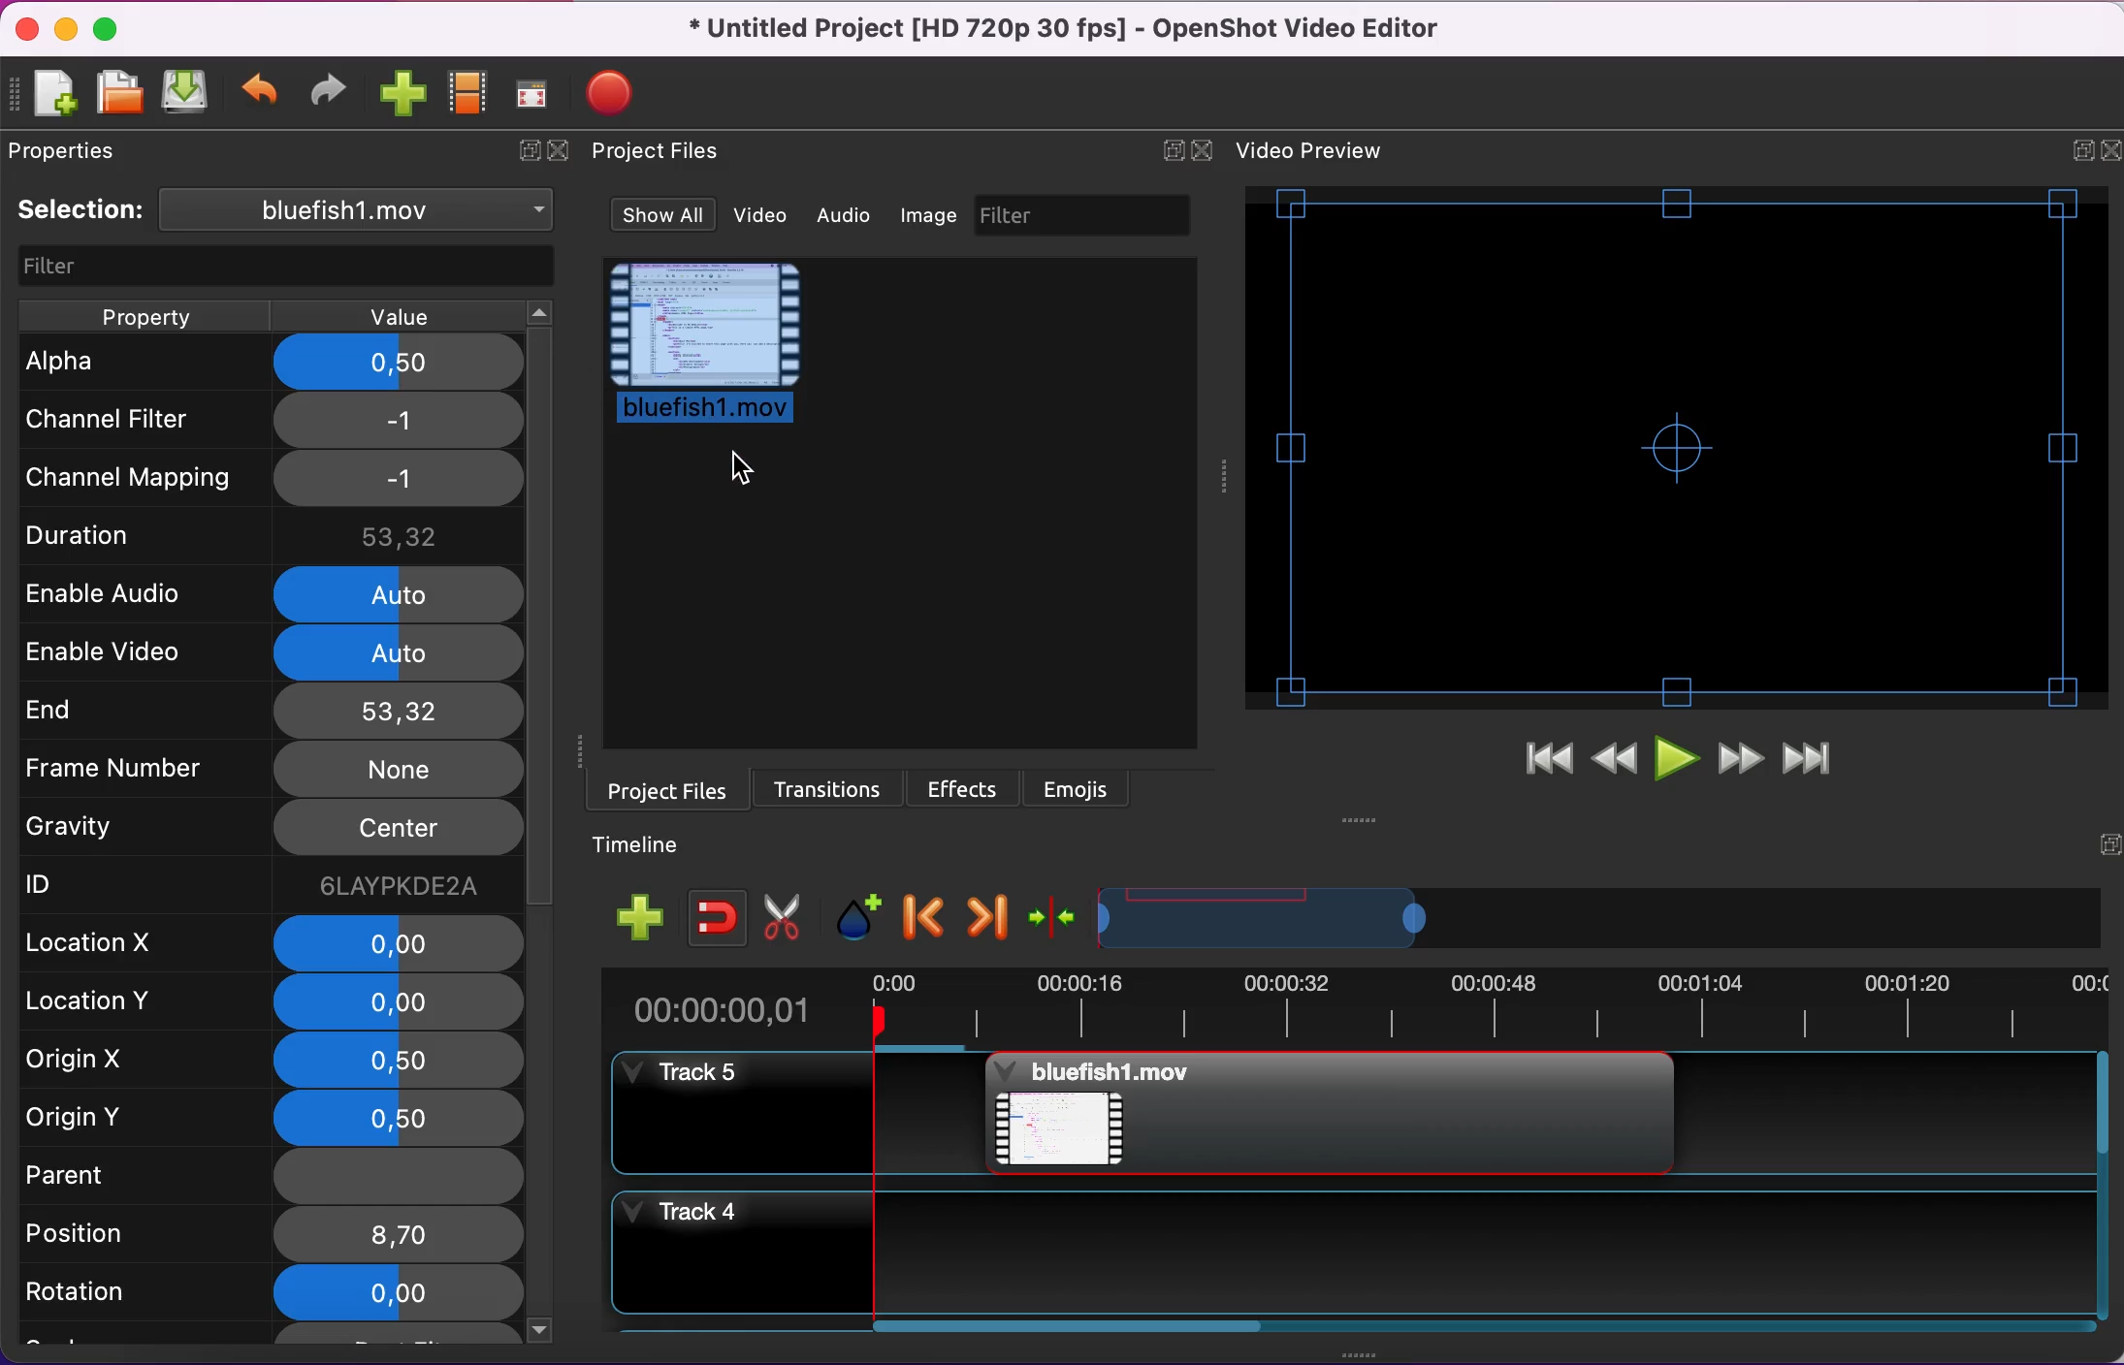 Image resolution: width=2124 pixels, height=1365 pixels. Describe the element at coordinates (148, 314) in the screenshot. I see `property` at that location.